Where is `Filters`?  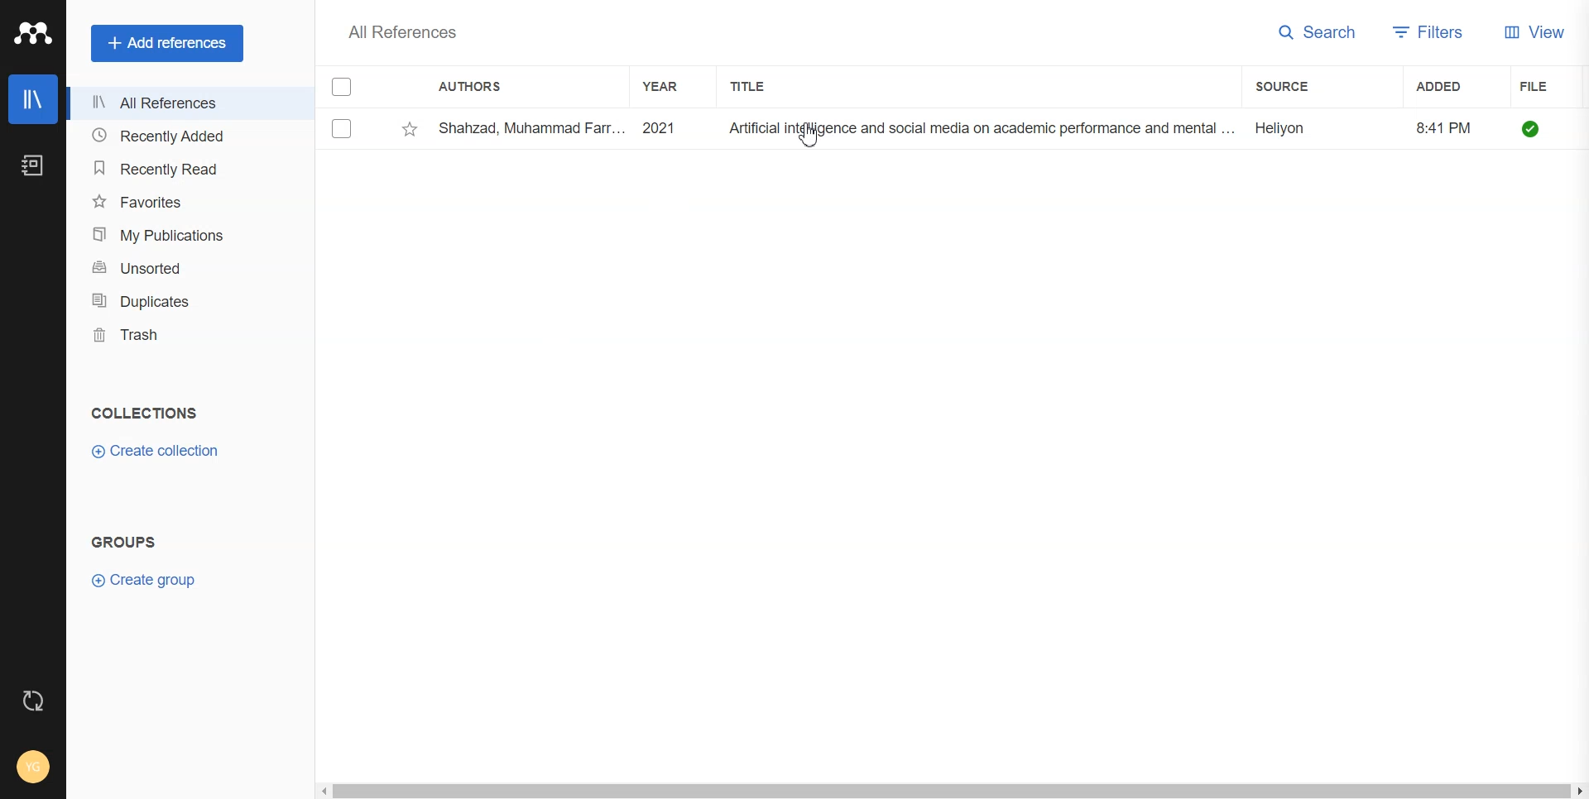
Filters is located at coordinates (1428, 34).